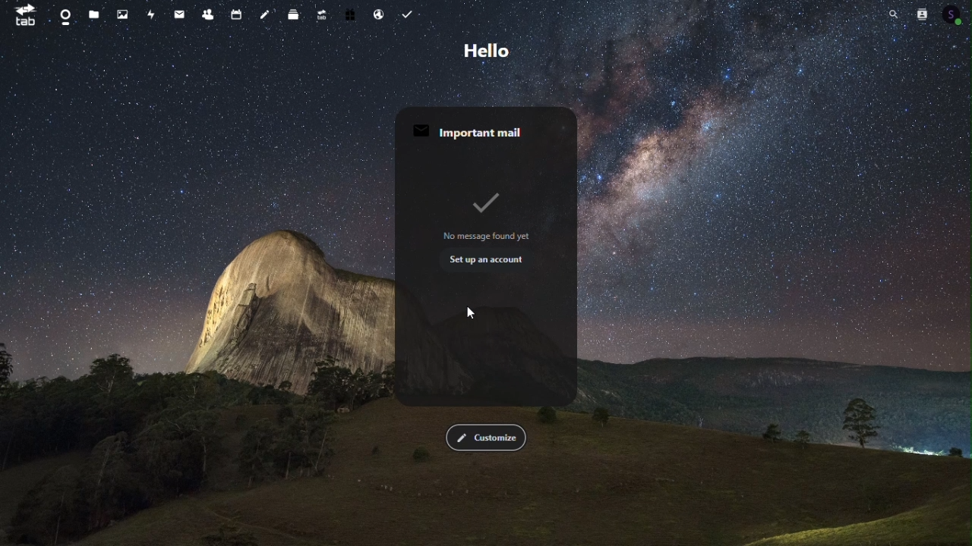  I want to click on Free trial, so click(346, 14).